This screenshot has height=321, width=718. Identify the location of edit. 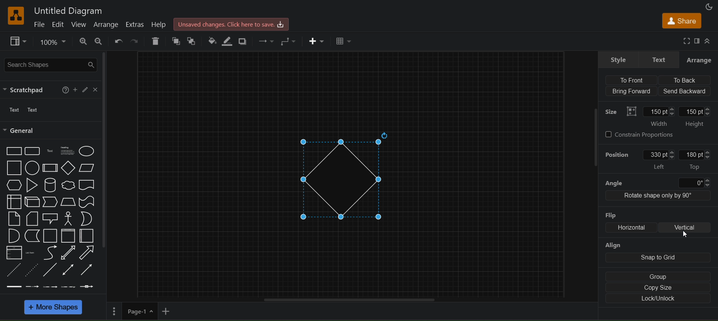
(87, 88).